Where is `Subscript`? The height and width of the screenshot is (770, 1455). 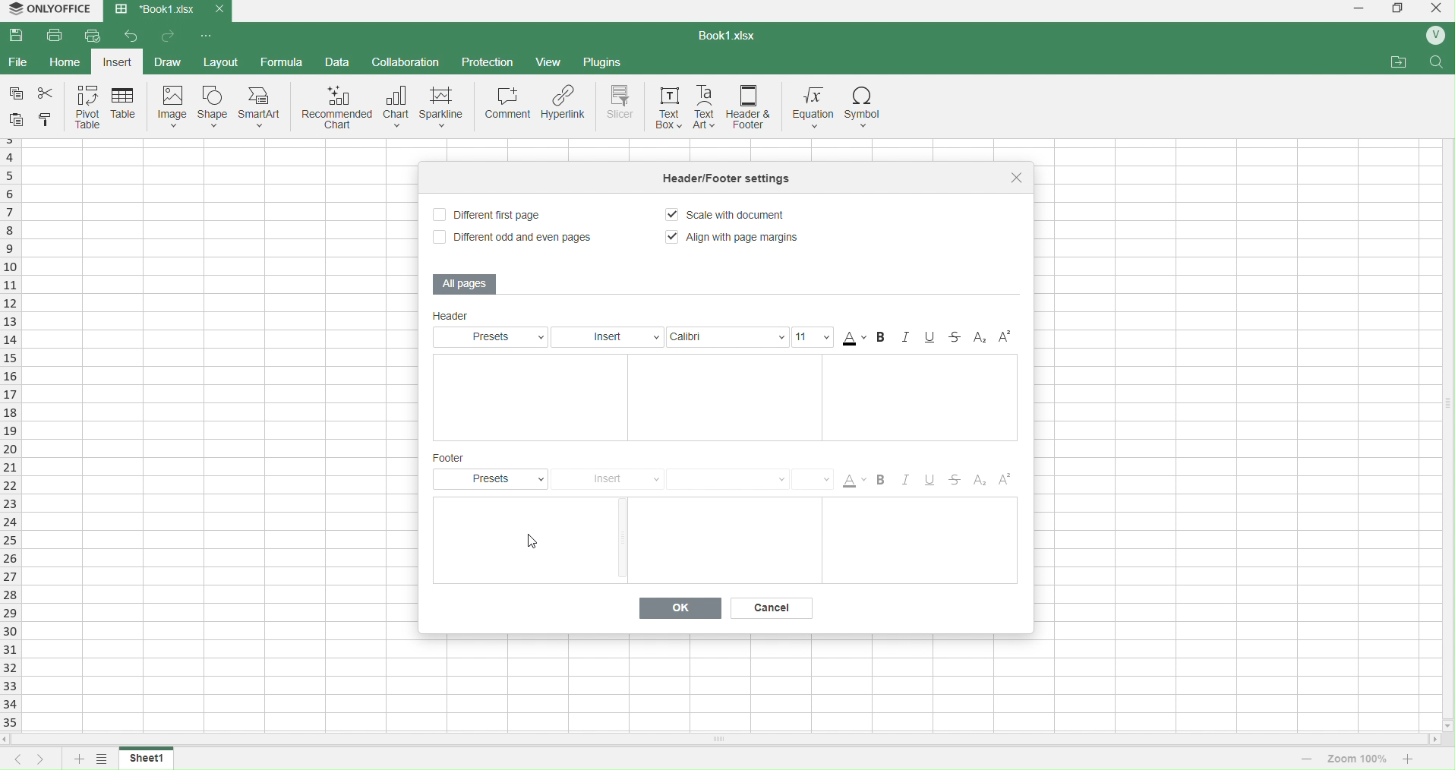 Subscript is located at coordinates (979, 339).